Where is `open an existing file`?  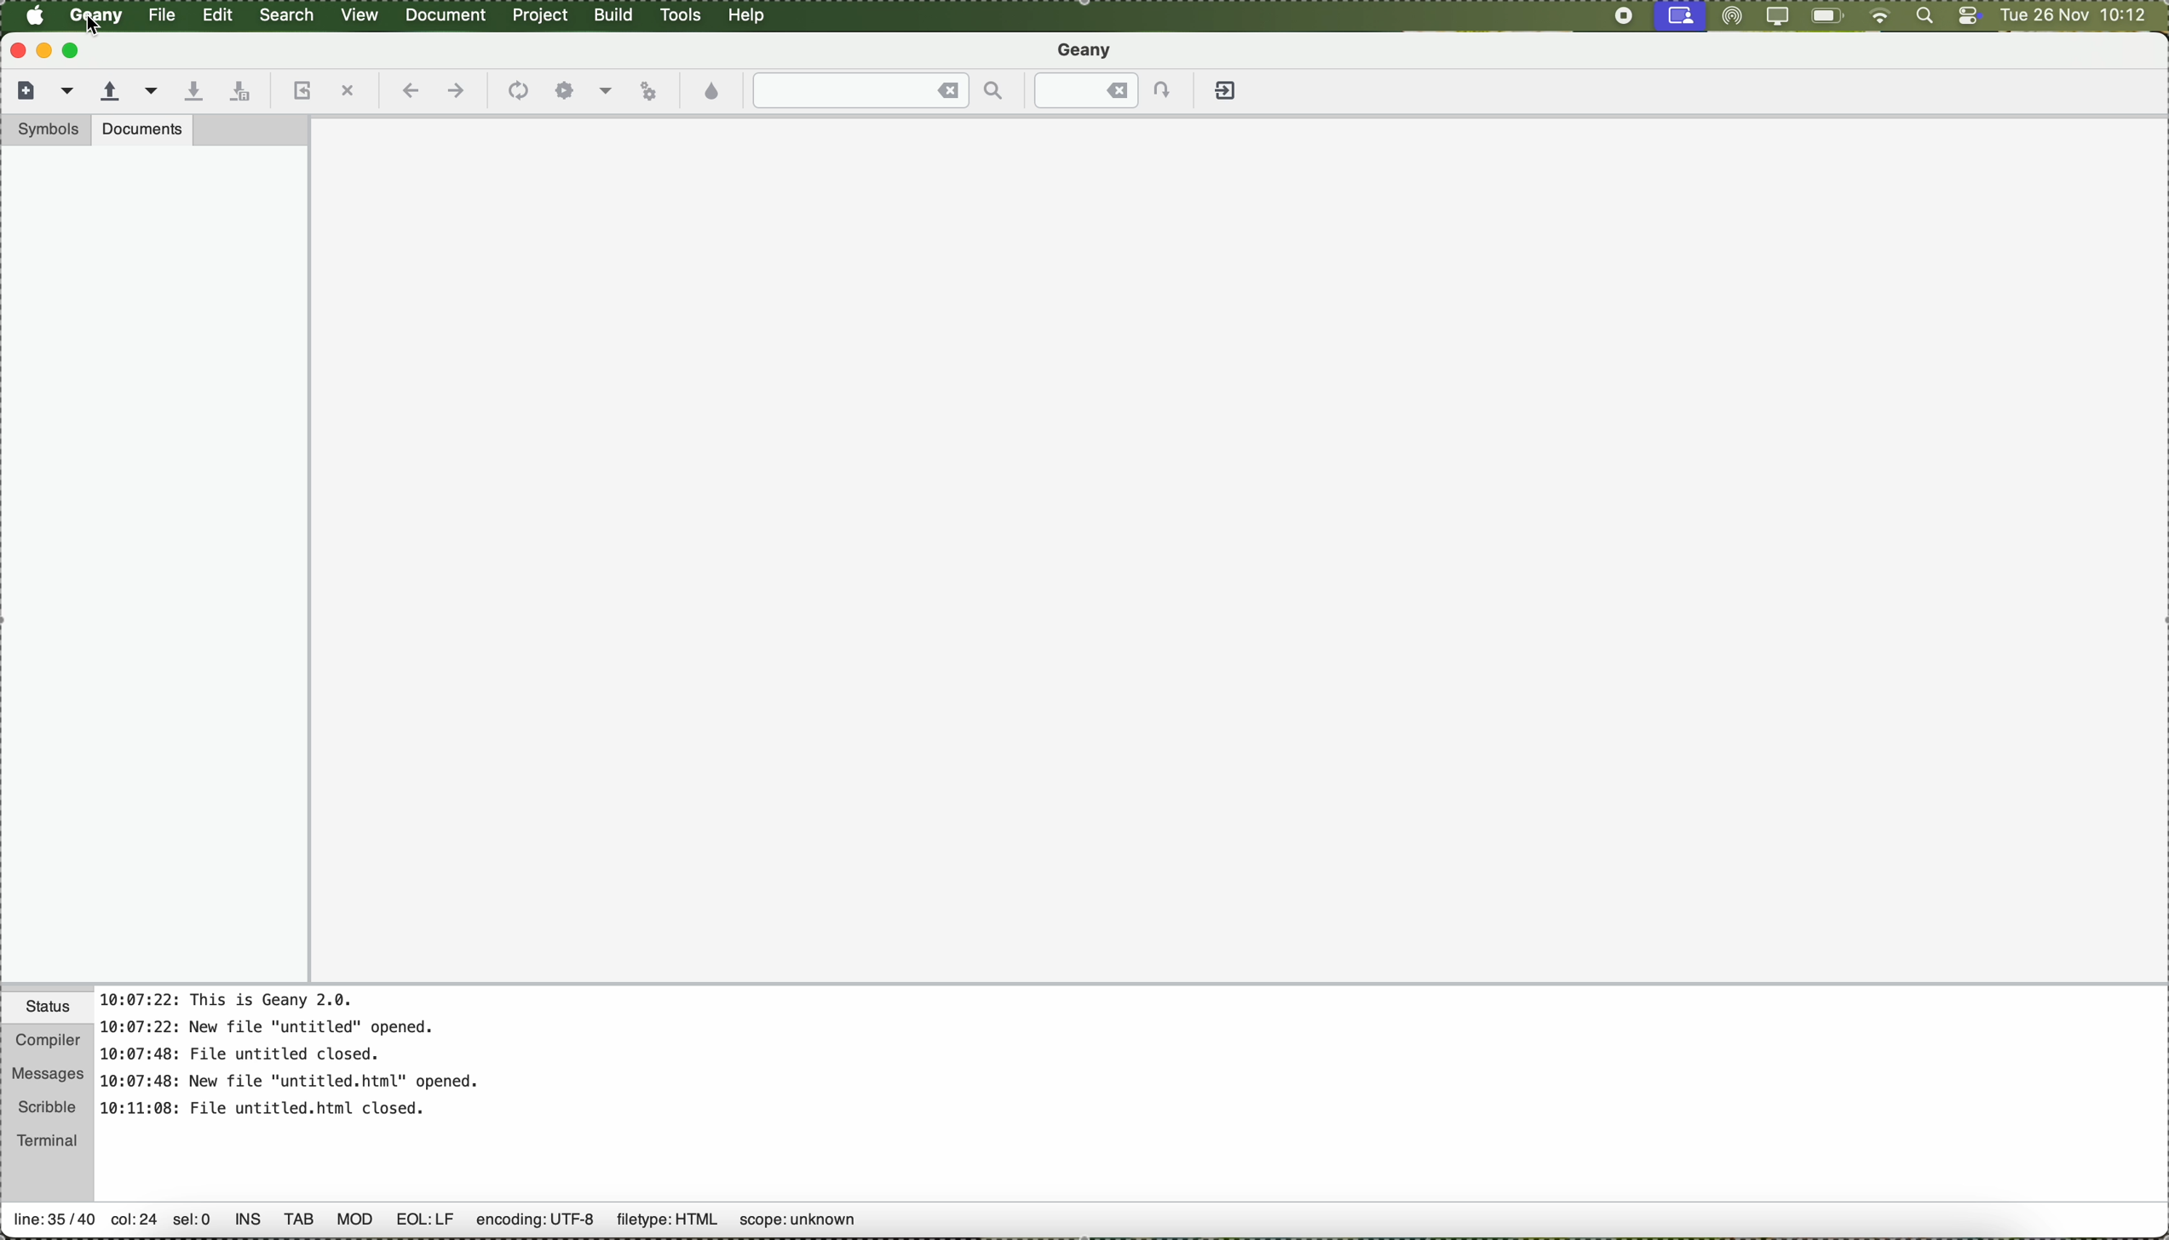 open an existing file is located at coordinates (110, 92).